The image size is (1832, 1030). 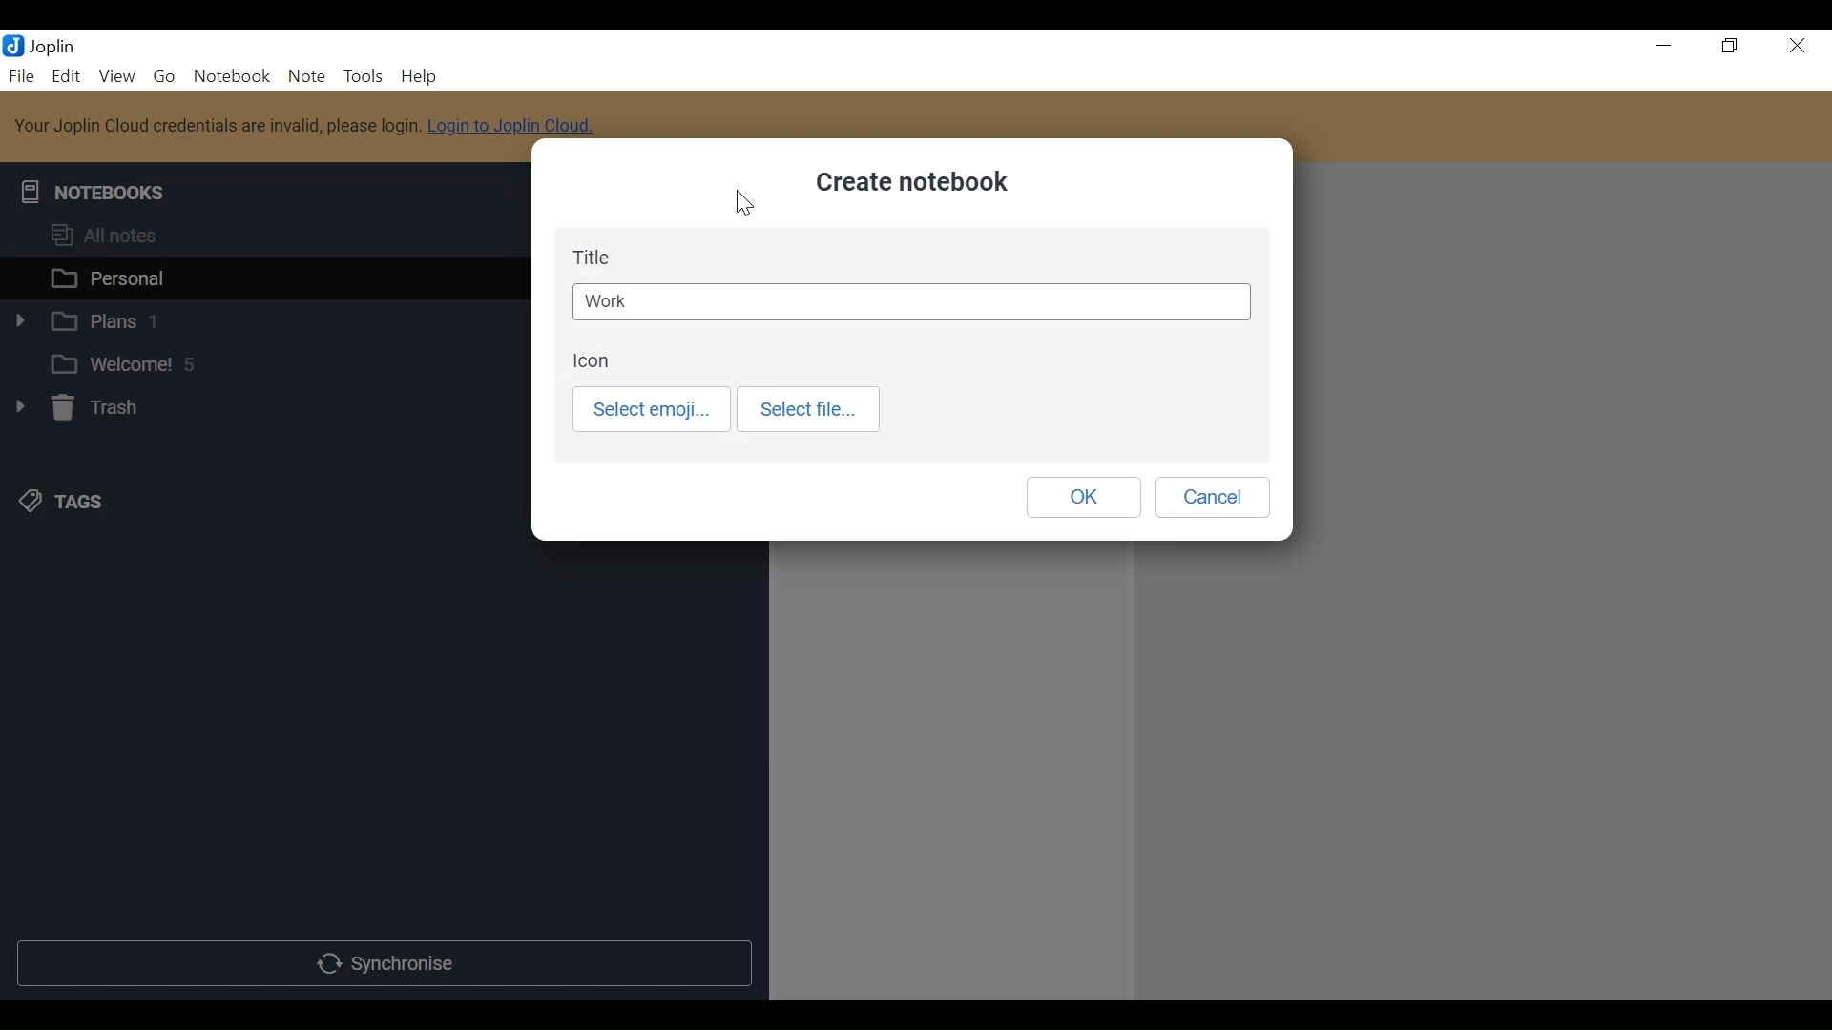 I want to click on Minimize, so click(x=1664, y=46).